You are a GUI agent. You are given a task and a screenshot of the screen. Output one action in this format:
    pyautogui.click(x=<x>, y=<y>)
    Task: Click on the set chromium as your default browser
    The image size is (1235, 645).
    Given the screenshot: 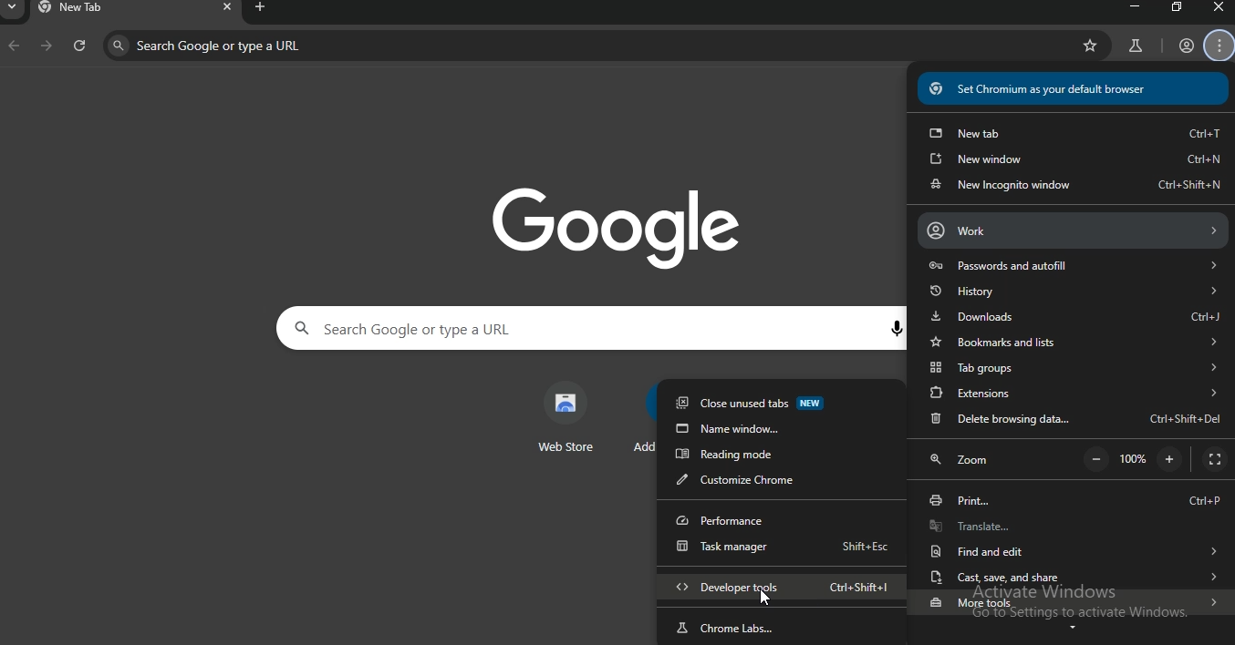 What is the action you would take?
    pyautogui.click(x=1074, y=90)
    